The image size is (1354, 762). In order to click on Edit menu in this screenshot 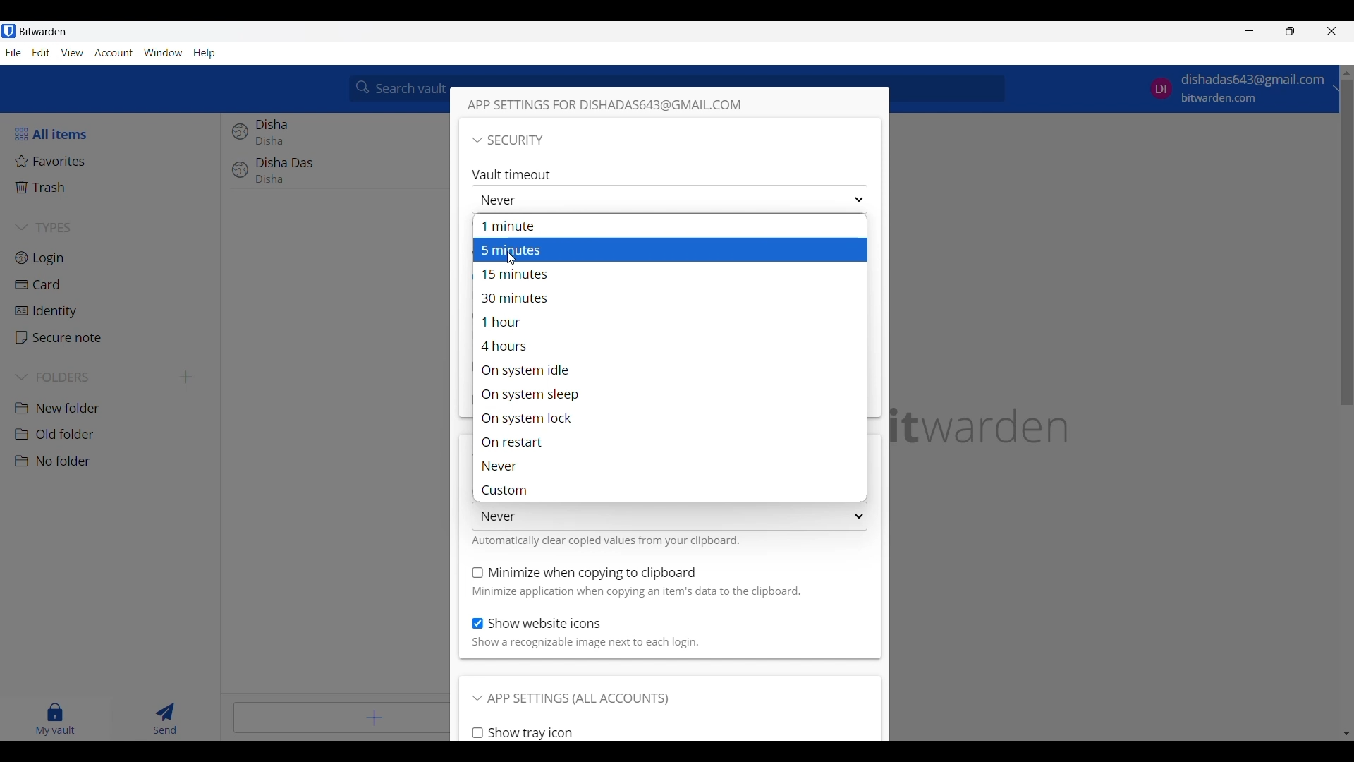, I will do `click(41, 52)`.